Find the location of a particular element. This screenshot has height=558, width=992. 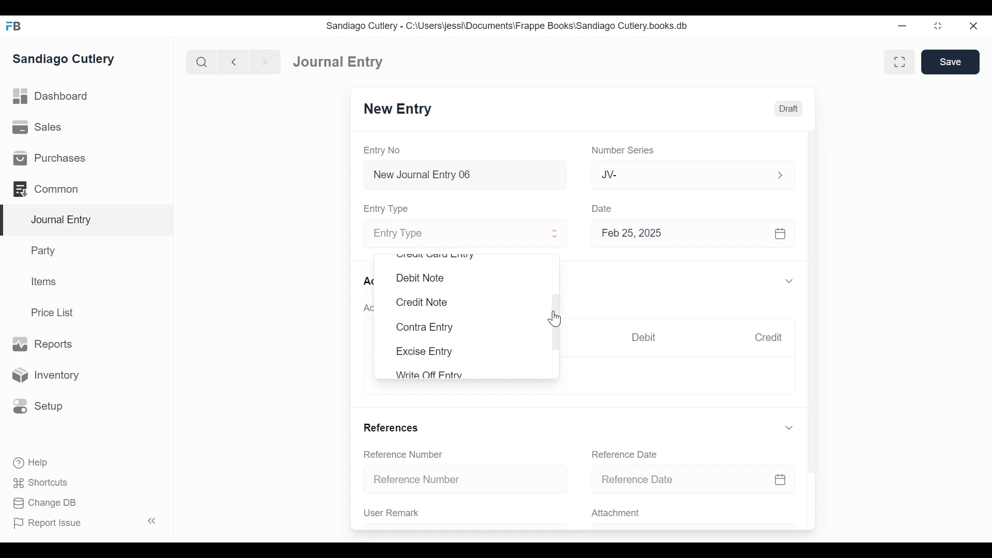

Credit Note is located at coordinates (421, 302).